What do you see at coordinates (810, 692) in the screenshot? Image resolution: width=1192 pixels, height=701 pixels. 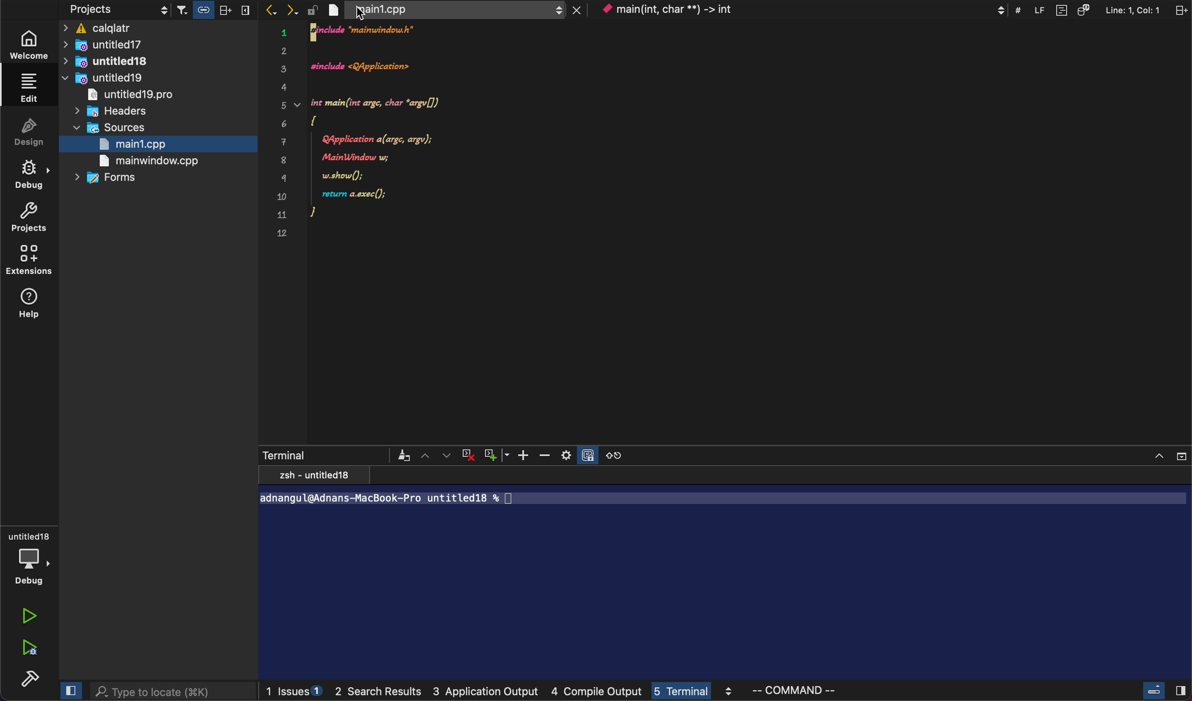 I see `command` at bounding box center [810, 692].